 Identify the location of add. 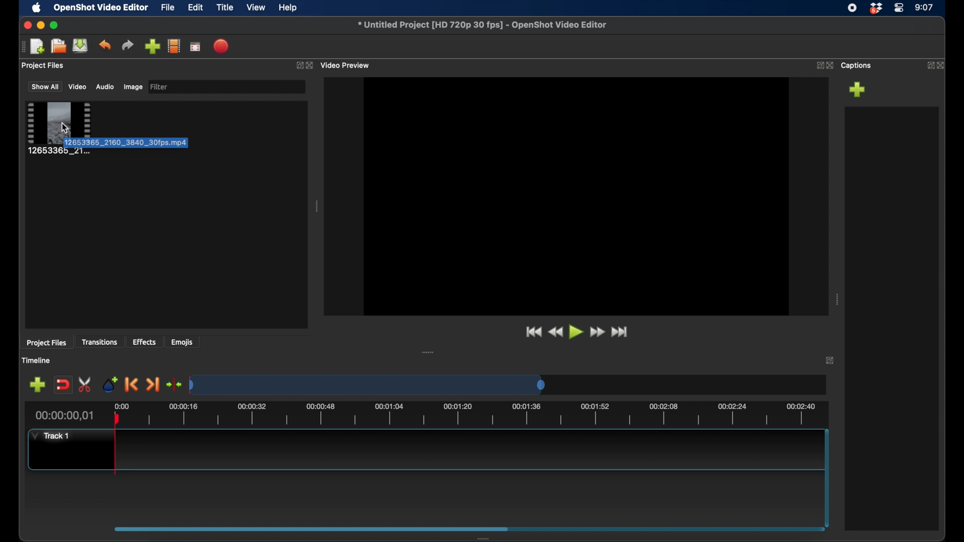
(858, 89).